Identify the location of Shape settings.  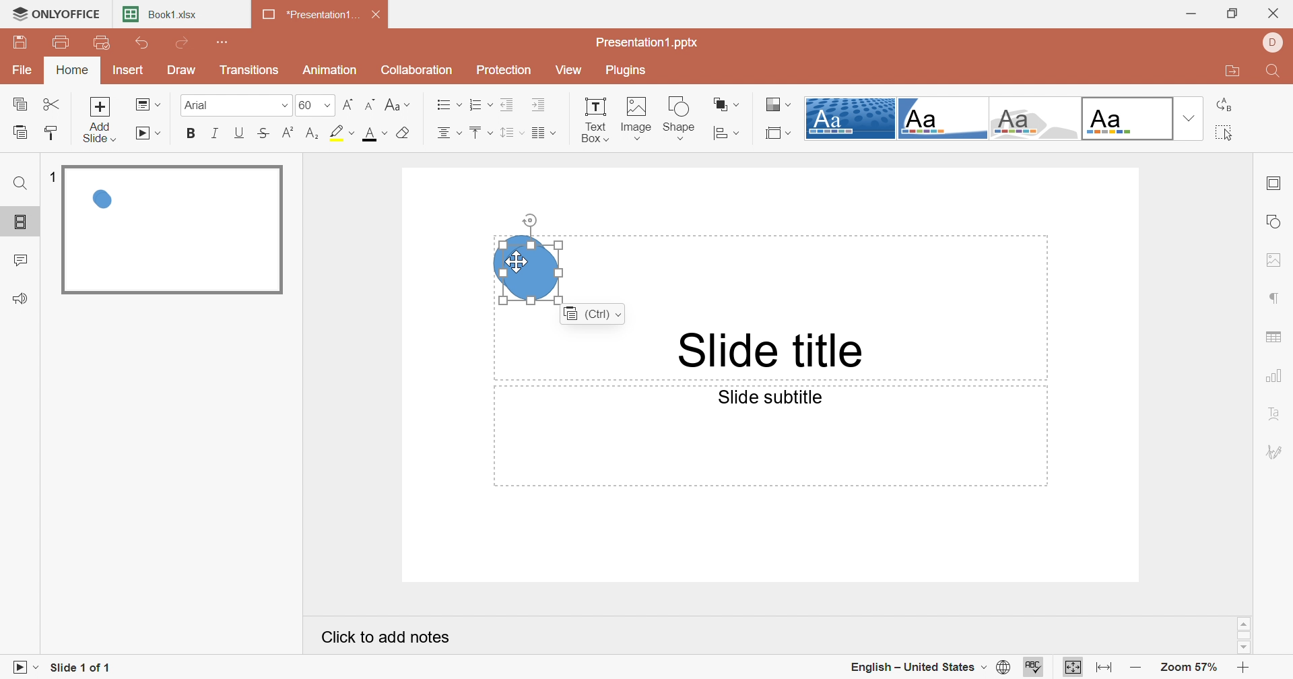
(1276, 221).